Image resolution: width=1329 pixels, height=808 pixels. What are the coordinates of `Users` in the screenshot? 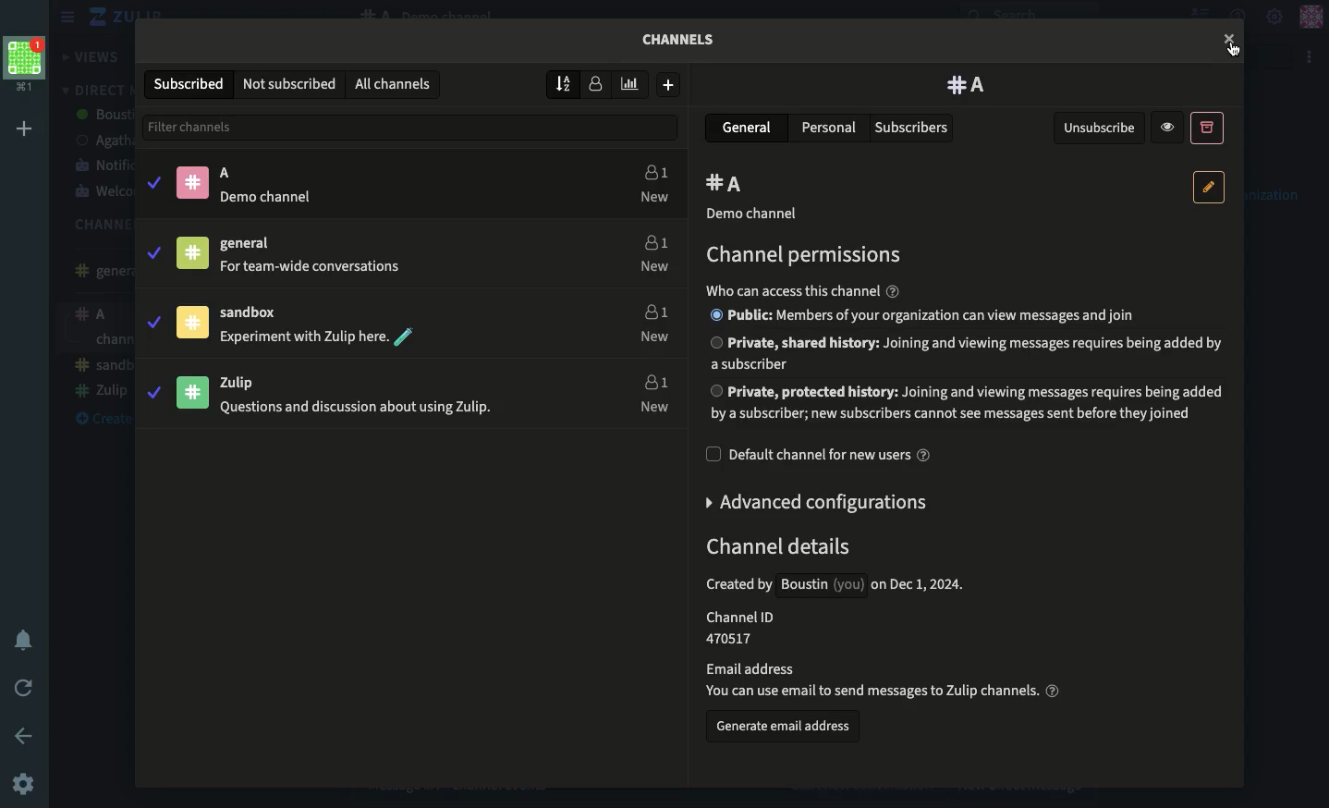 It's located at (651, 320).